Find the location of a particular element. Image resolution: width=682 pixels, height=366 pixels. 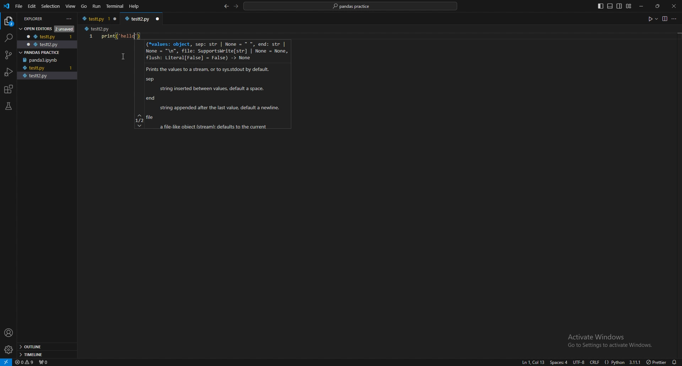

customize layout is located at coordinates (628, 6).